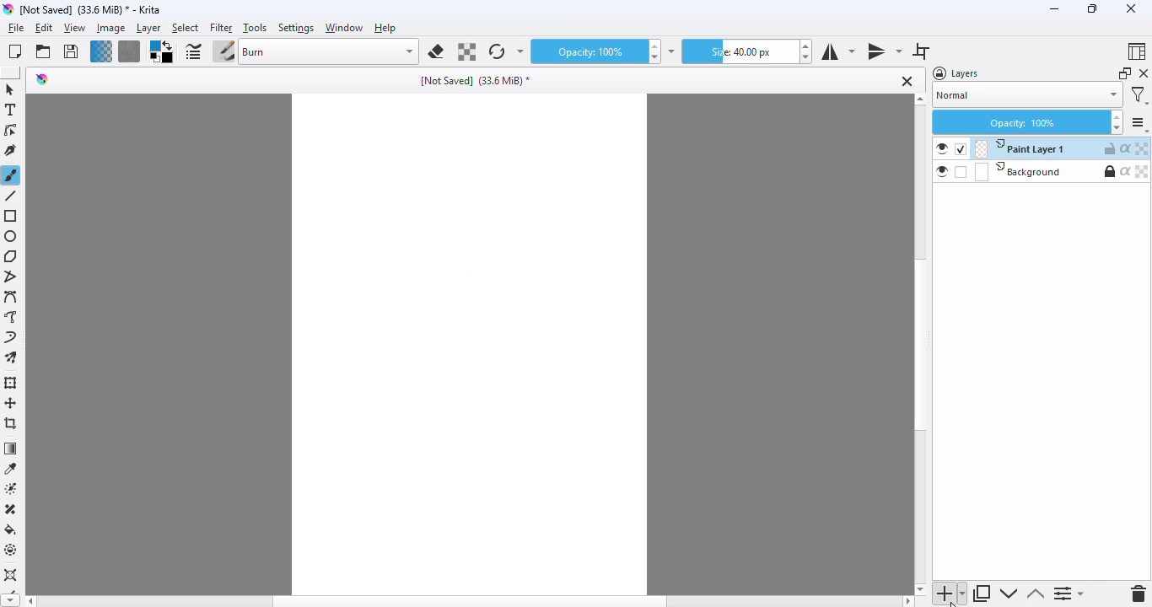 The image size is (1152, 607). Describe the element at coordinates (29, 601) in the screenshot. I see `scroll left` at that location.